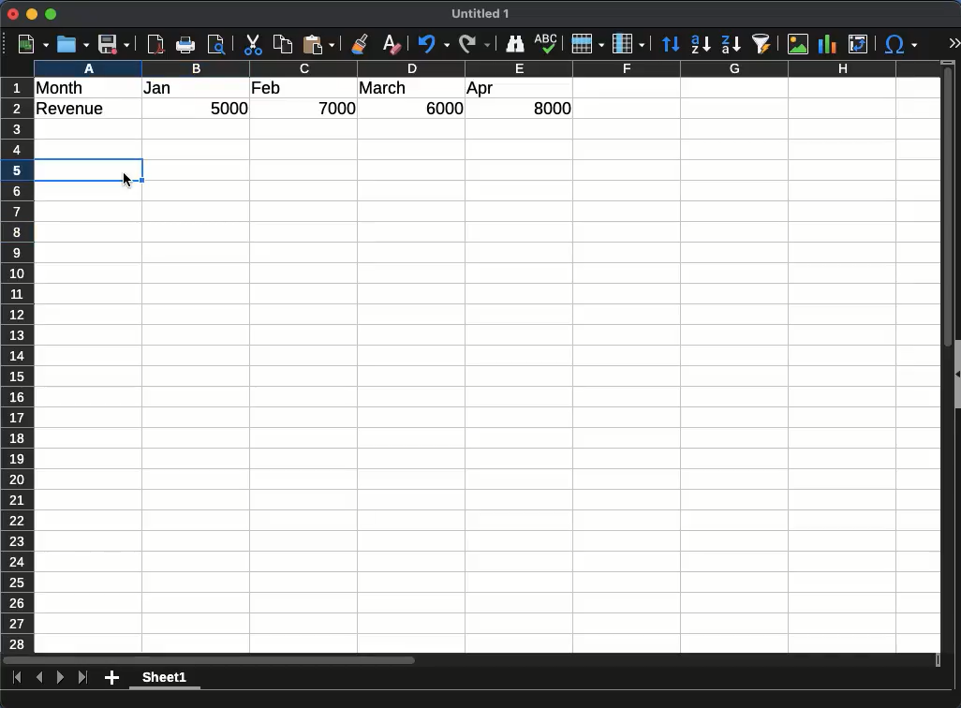  What do you see at coordinates (185, 44) in the screenshot?
I see `print` at bounding box center [185, 44].